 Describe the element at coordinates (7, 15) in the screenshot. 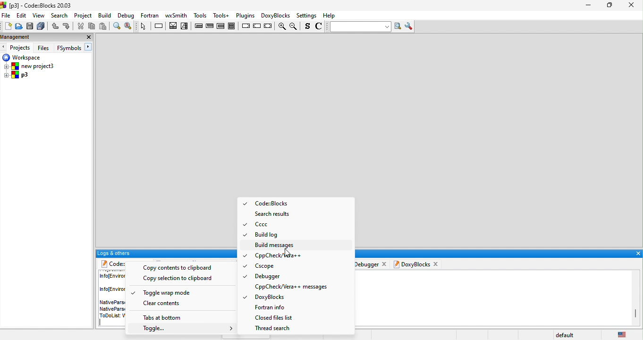

I see `file` at that location.